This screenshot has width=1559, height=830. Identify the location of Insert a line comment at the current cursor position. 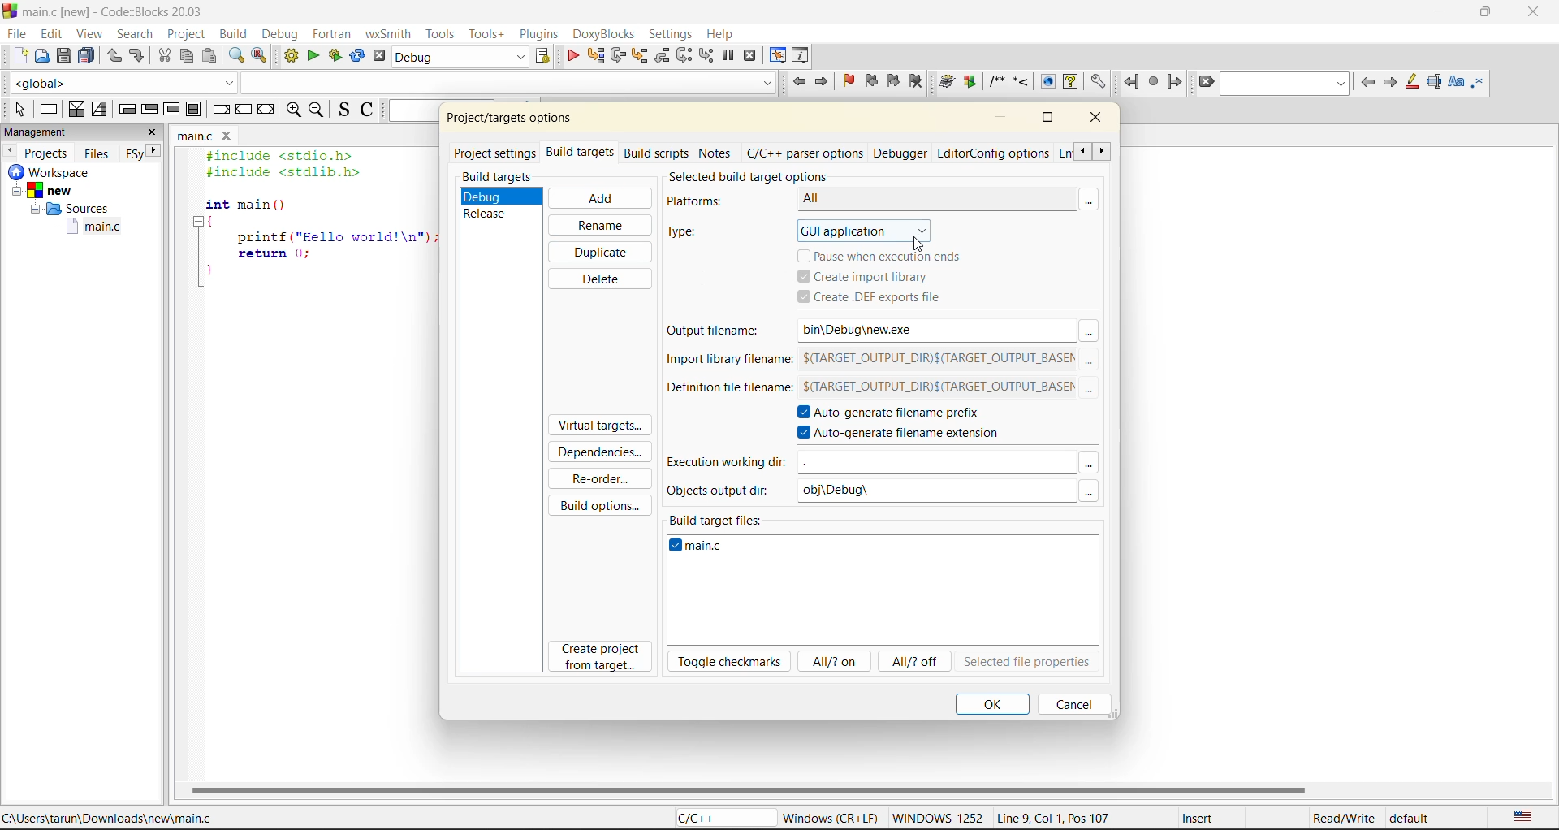
(1021, 81).